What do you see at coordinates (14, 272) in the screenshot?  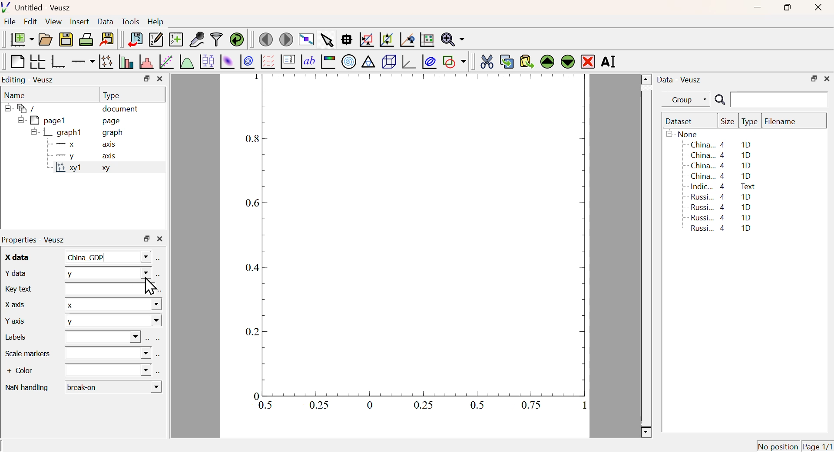 I see `Y data` at bounding box center [14, 272].